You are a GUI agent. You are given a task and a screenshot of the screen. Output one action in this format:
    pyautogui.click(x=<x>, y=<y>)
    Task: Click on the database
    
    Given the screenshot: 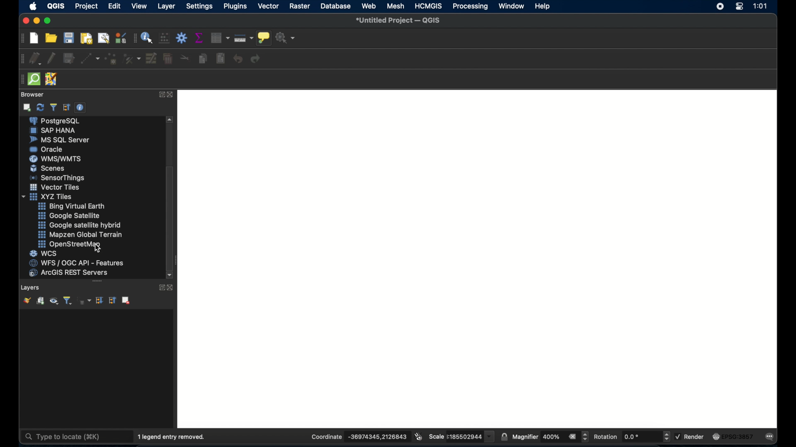 What is the action you would take?
    pyautogui.click(x=337, y=6)
    